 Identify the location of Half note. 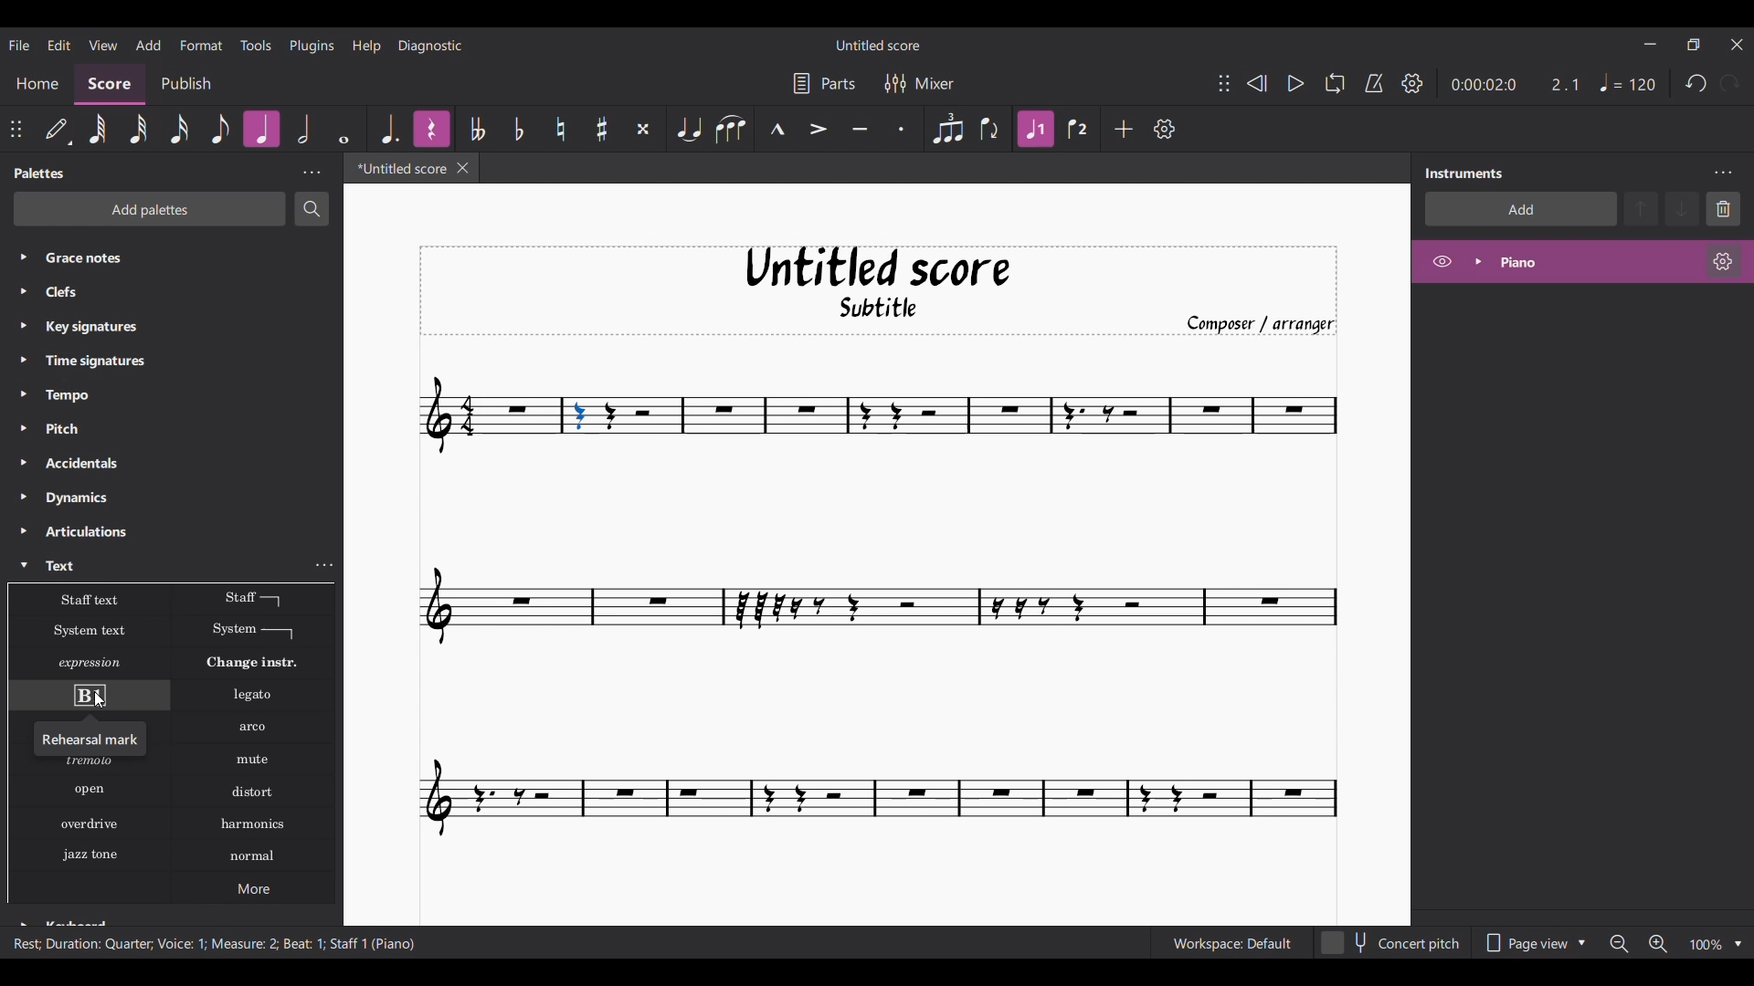
(303, 129).